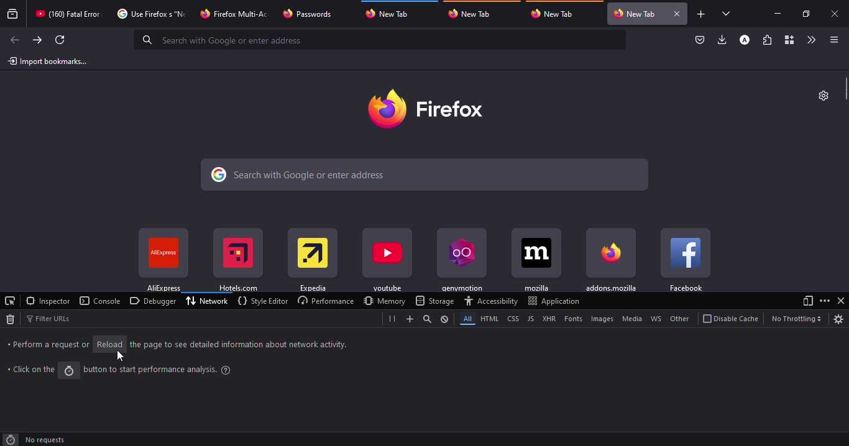  I want to click on images, so click(600, 319).